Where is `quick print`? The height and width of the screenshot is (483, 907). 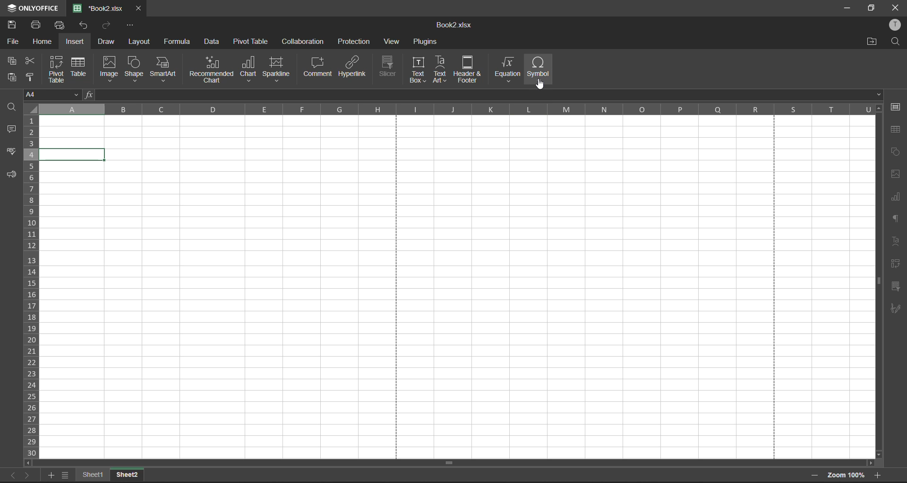 quick print is located at coordinates (60, 25).